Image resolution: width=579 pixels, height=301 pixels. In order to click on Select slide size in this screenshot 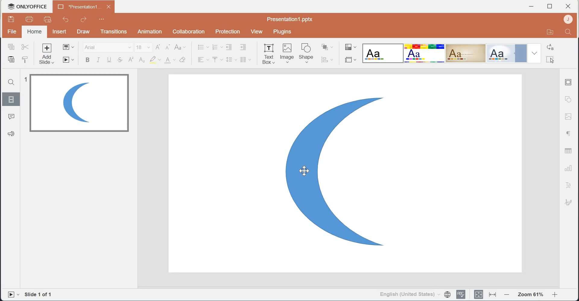, I will do `click(350, 61)`.